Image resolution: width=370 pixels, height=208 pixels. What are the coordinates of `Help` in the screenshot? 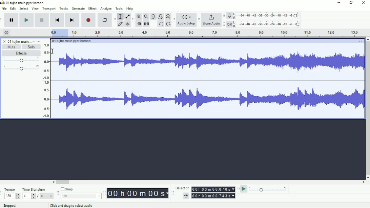 It's located at (130, 9).